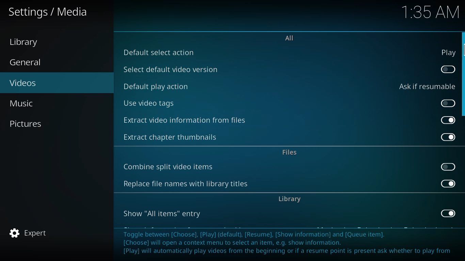 This screenshot has height=261, width=465. Describe the element at coordinates (172, 69) in the screenshot. I see `select default video version` at that location.